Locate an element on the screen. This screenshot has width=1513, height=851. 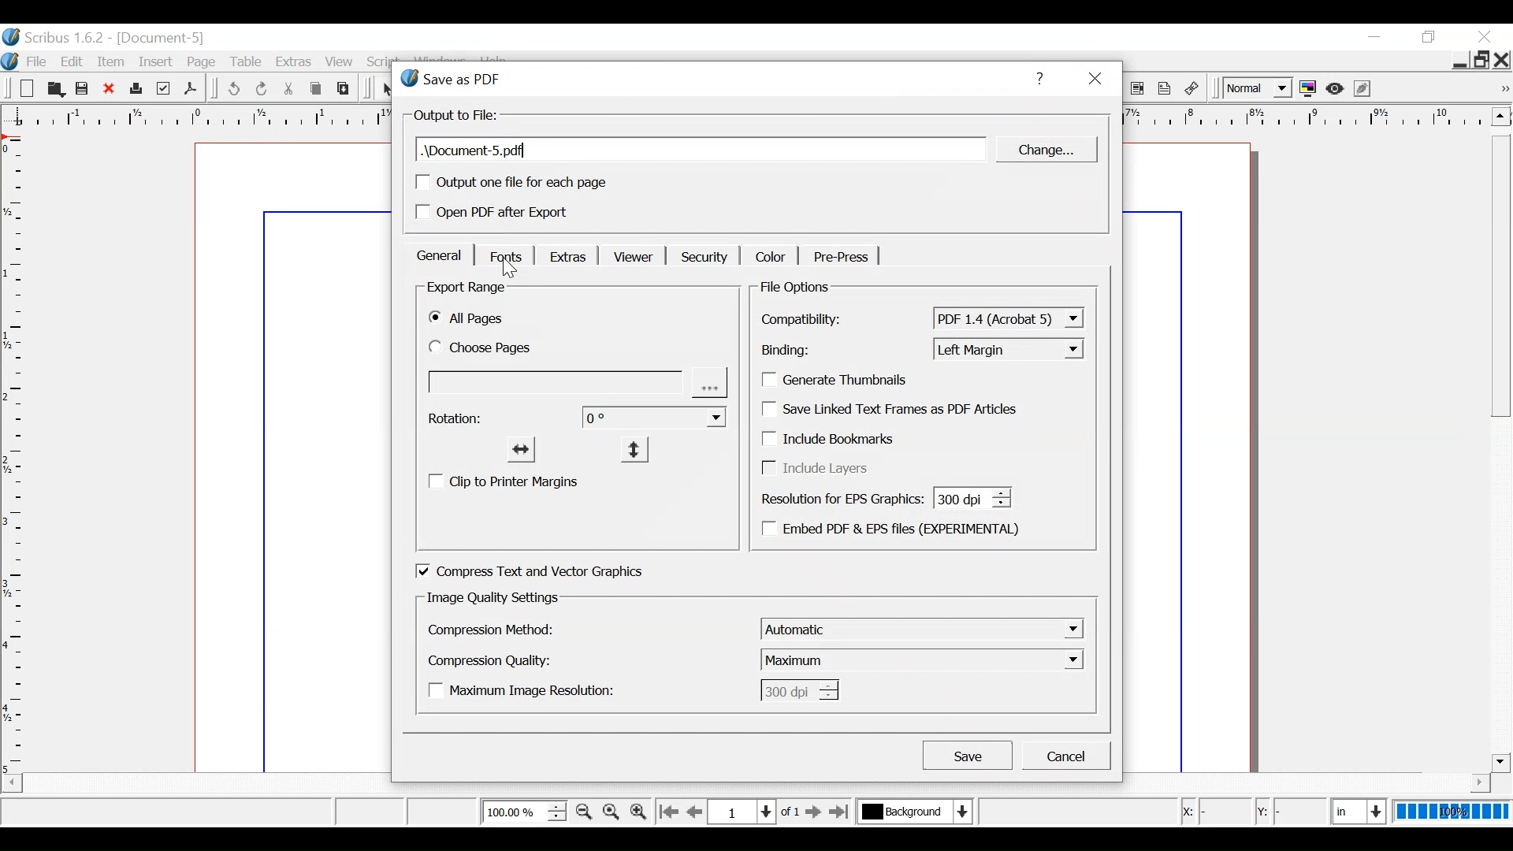
minimize is located at coordinates (1374, 38).